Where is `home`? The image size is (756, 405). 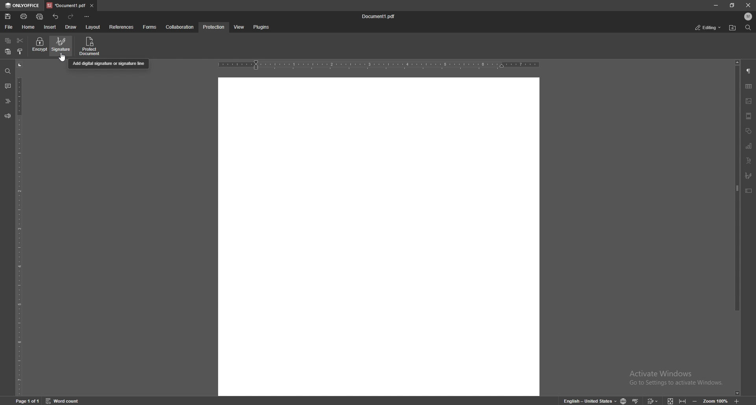 home is located at coordinates (30, 27).